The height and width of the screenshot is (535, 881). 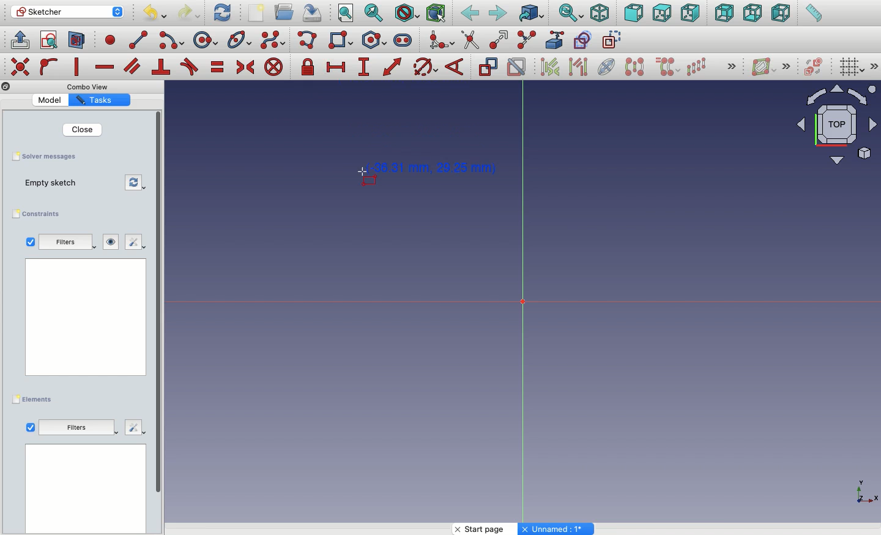 What do you see at coordinates (30, 242) in the screenshot?
I see `checkbox` at bounding box center [30, 242].